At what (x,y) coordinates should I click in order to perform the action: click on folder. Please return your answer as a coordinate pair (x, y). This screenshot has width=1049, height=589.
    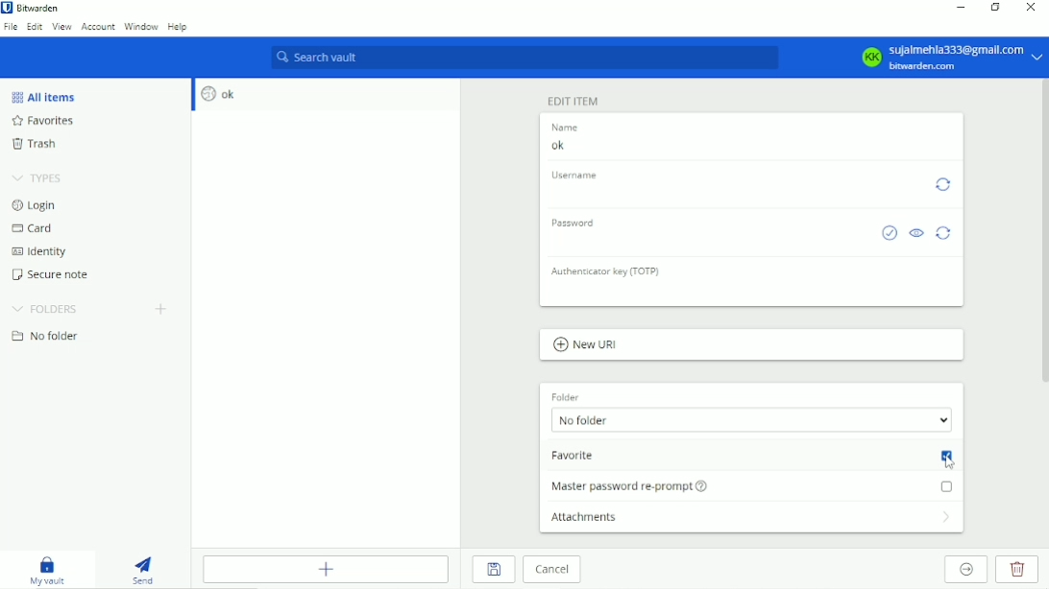
    Looking at the image, I should click on (566, 397).